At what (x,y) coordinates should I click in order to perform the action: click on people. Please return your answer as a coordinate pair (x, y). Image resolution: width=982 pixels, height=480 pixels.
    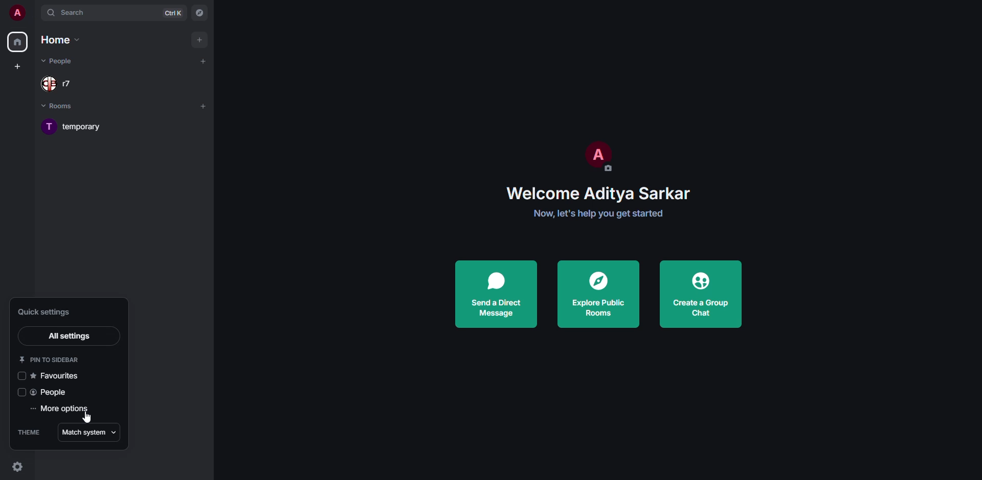
    Looking at the image, I should click on (50, 394).